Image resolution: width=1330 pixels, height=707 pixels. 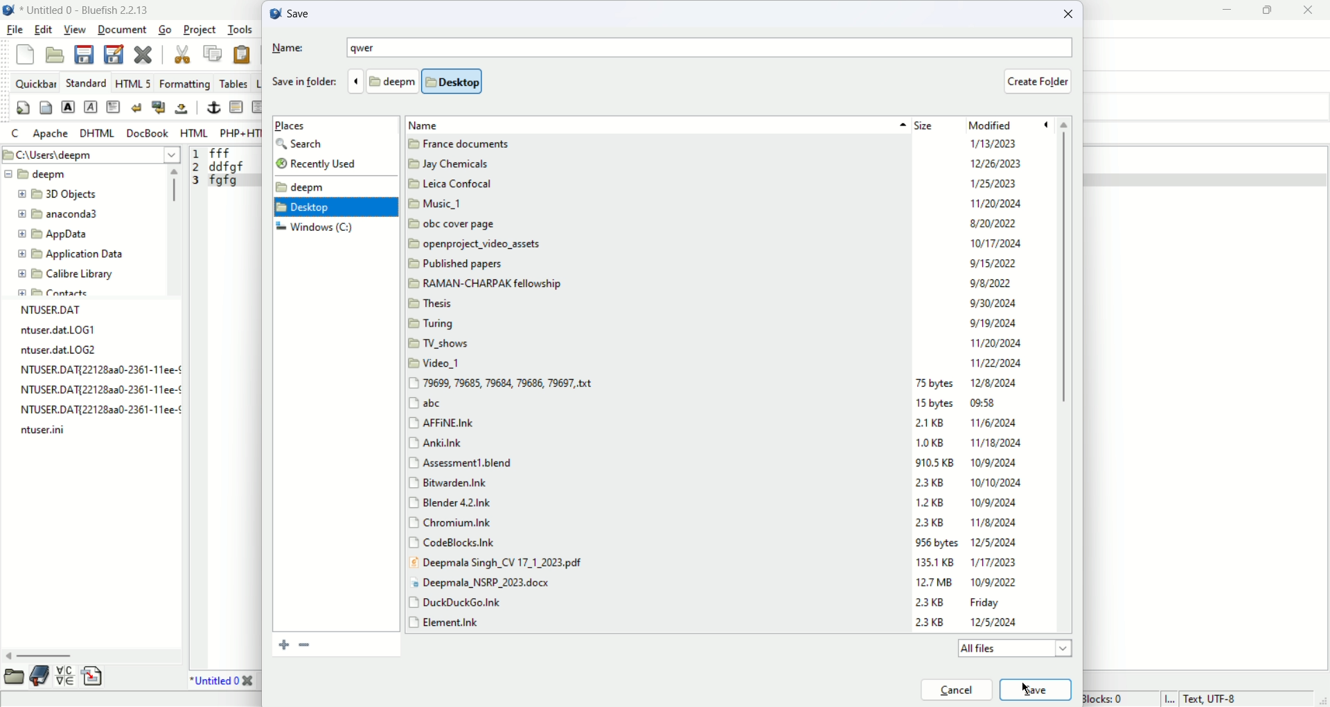 What do you see at coordinates (226, 682) in the screenshot?
I see `title` at bounding box center [226, 682].